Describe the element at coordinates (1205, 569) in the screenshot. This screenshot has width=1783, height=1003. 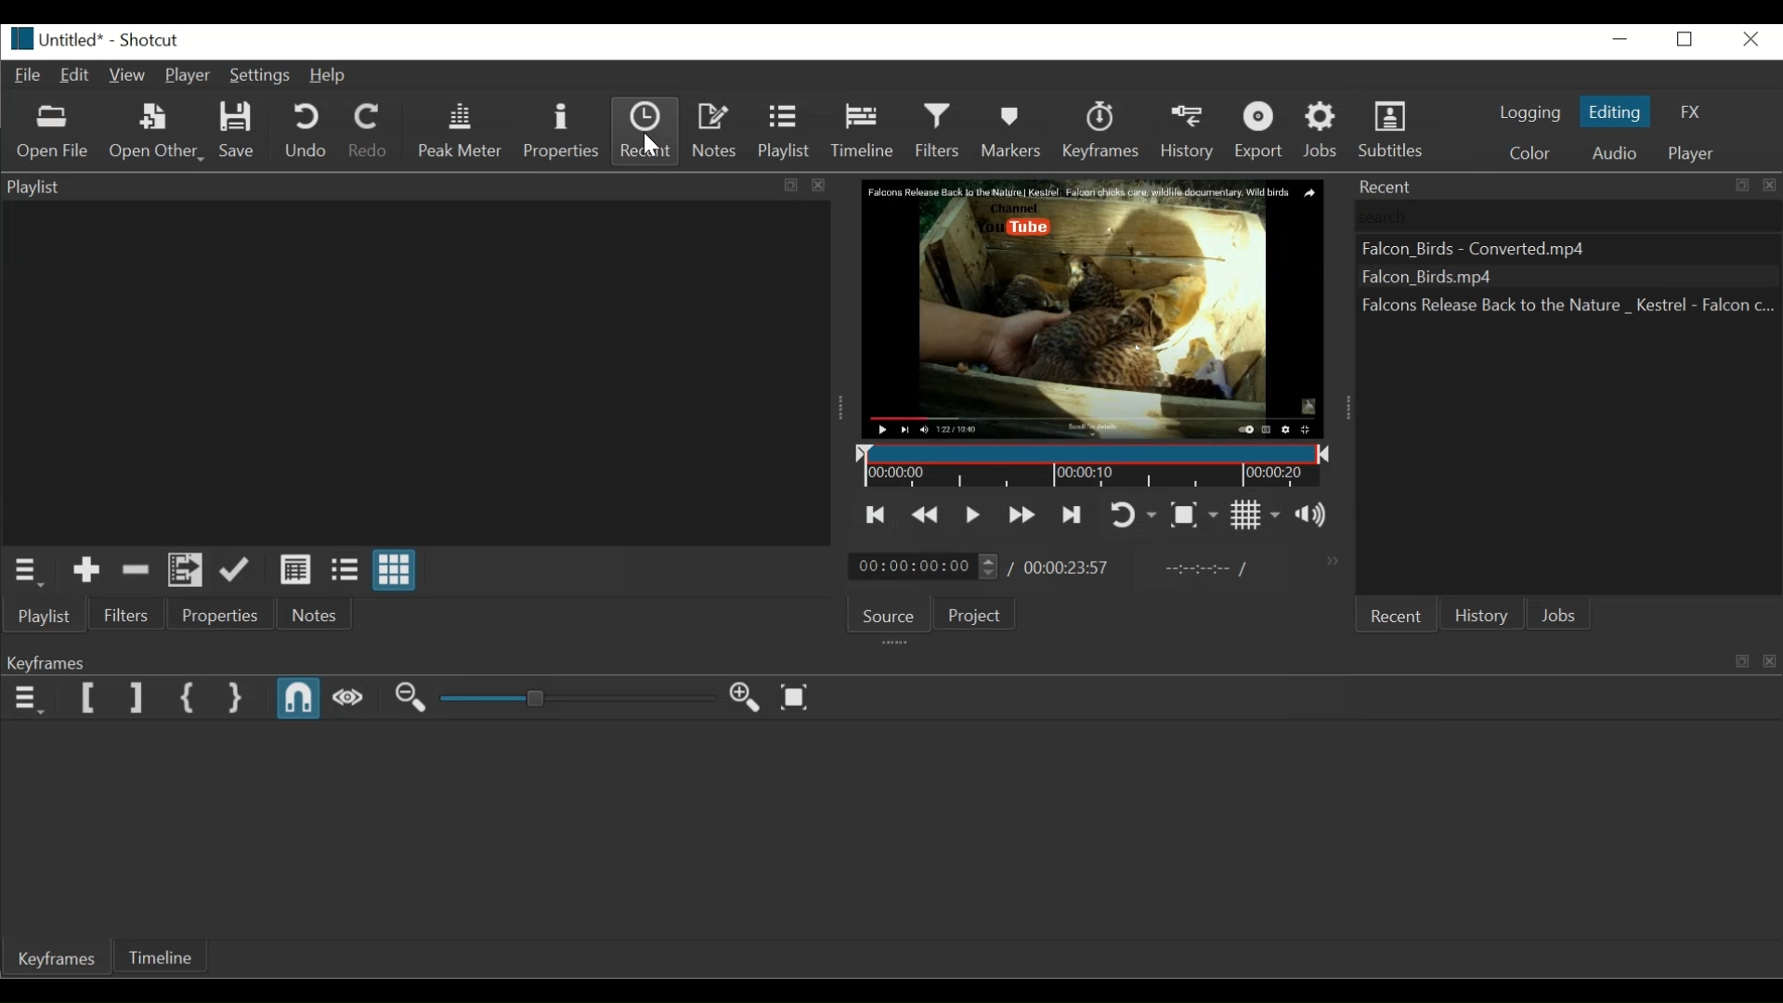
I see `In Point` at that location.